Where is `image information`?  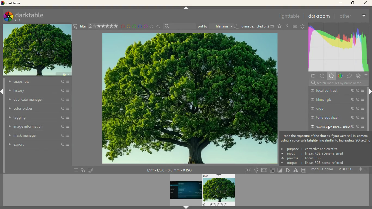 image information is located at coordinates (38, 127).